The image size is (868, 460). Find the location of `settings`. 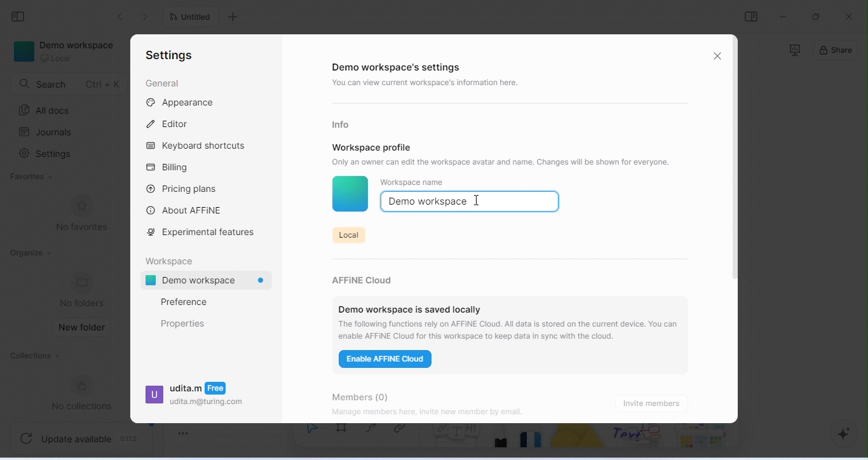

settings is located at coordinates (169, 56).